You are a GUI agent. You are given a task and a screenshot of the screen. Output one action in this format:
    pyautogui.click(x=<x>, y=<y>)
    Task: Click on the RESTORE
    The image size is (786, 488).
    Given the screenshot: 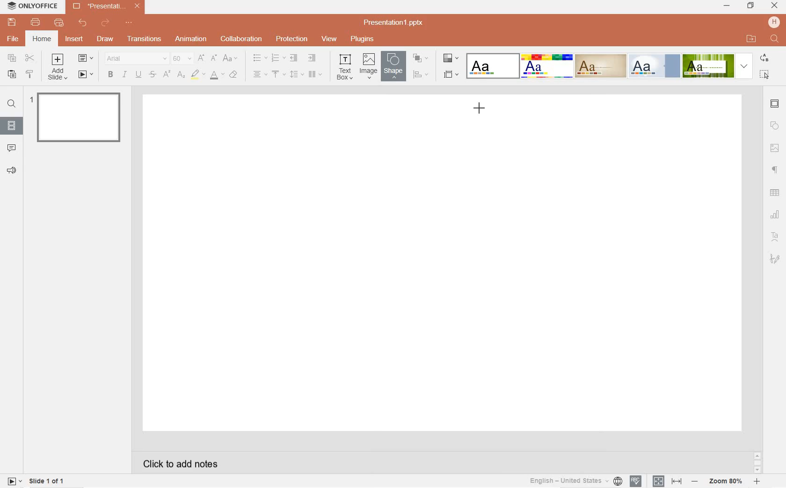 What is the action you would take?
    pyautogui.click(x=749, y=6)
    